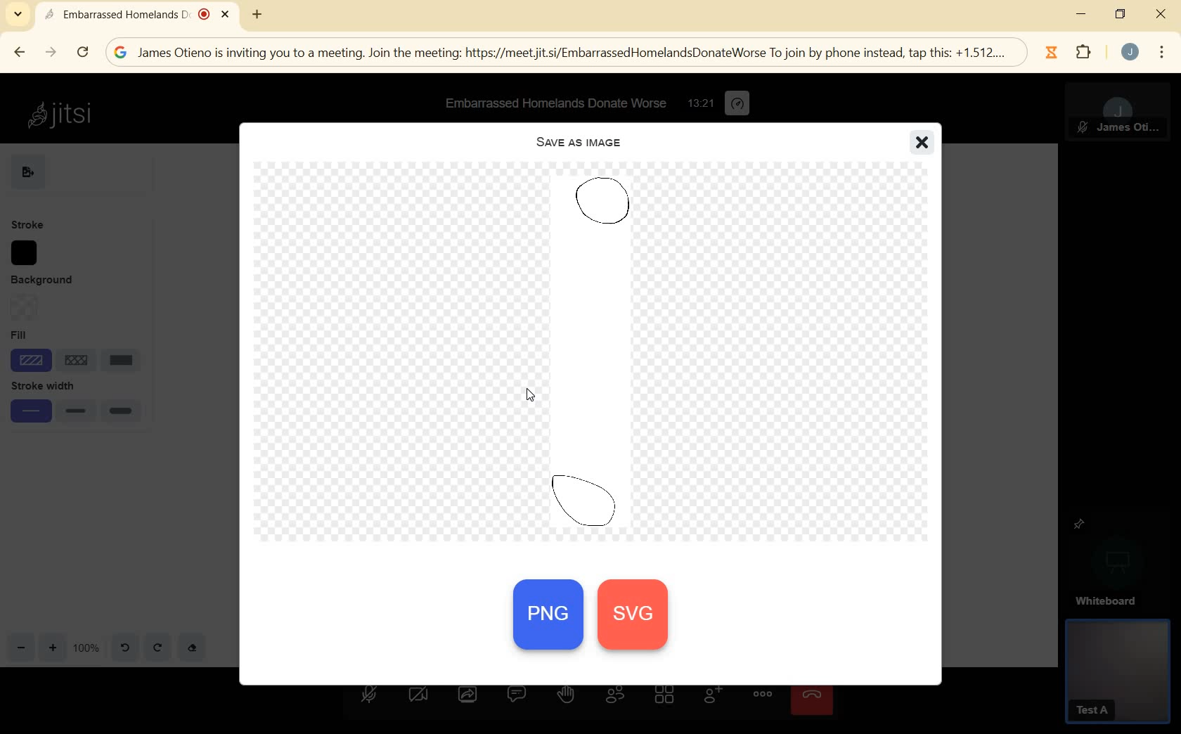 Image resolution: width=1181 pixels, height=734 pixels. What do you see at coordinates (579, 141) in the screenshot?
I see `SAVE AS IMAGE` at bounding box center [579, 141].